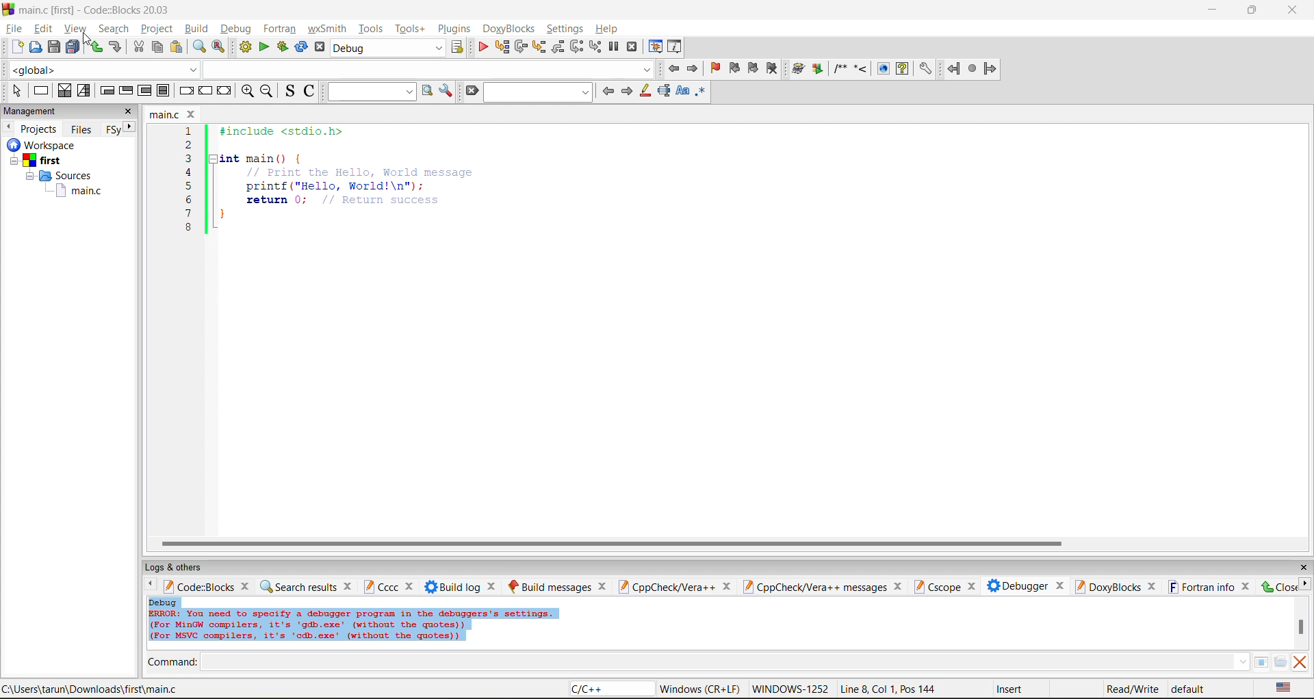  I want to click on use regex, so click(702, 92).